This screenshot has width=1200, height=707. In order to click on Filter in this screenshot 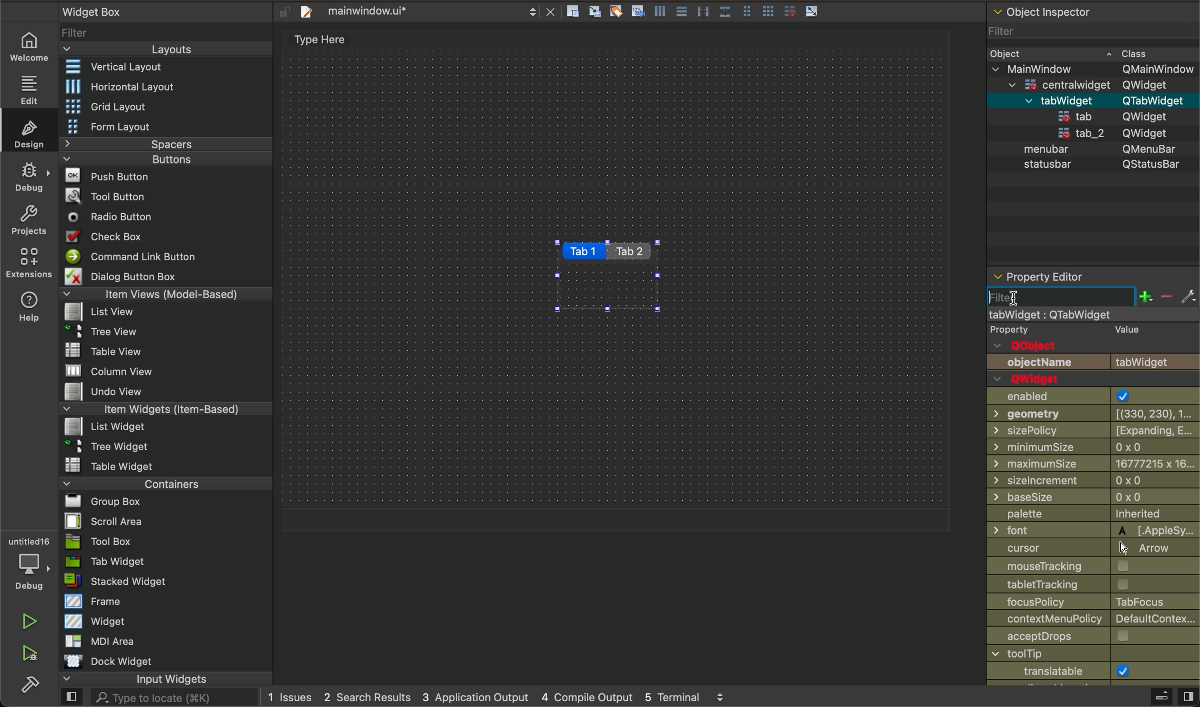, I will do `click(78, 31)`.